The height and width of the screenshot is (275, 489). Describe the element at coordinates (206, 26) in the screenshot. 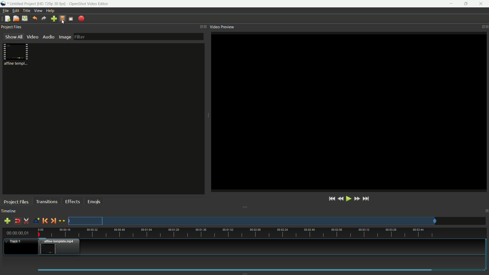

I see `close project files` at that location.